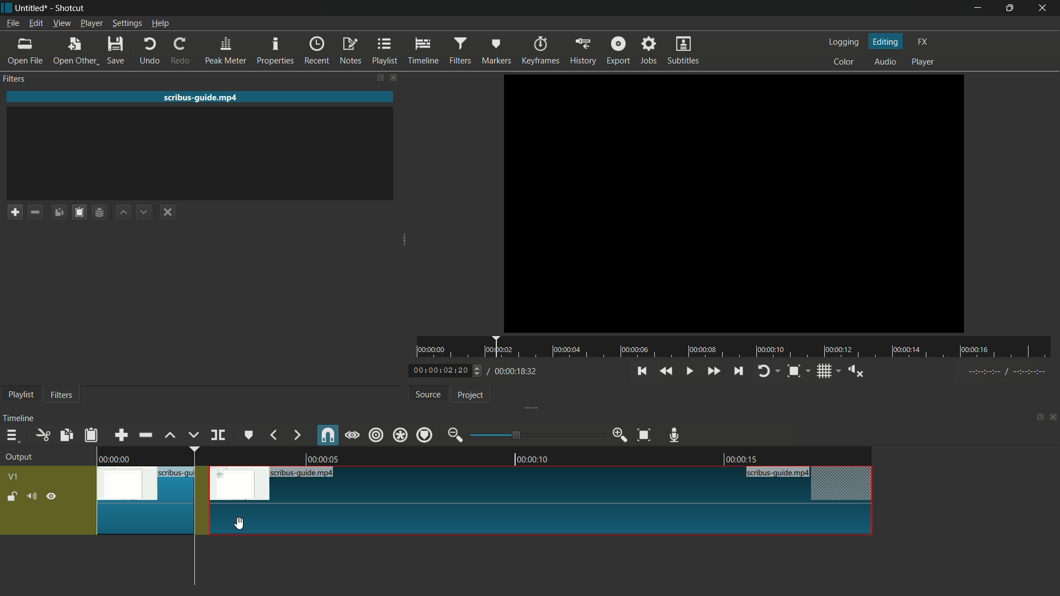 The image size is (1060, 596). I want to click on view menu, so click(62, 23).